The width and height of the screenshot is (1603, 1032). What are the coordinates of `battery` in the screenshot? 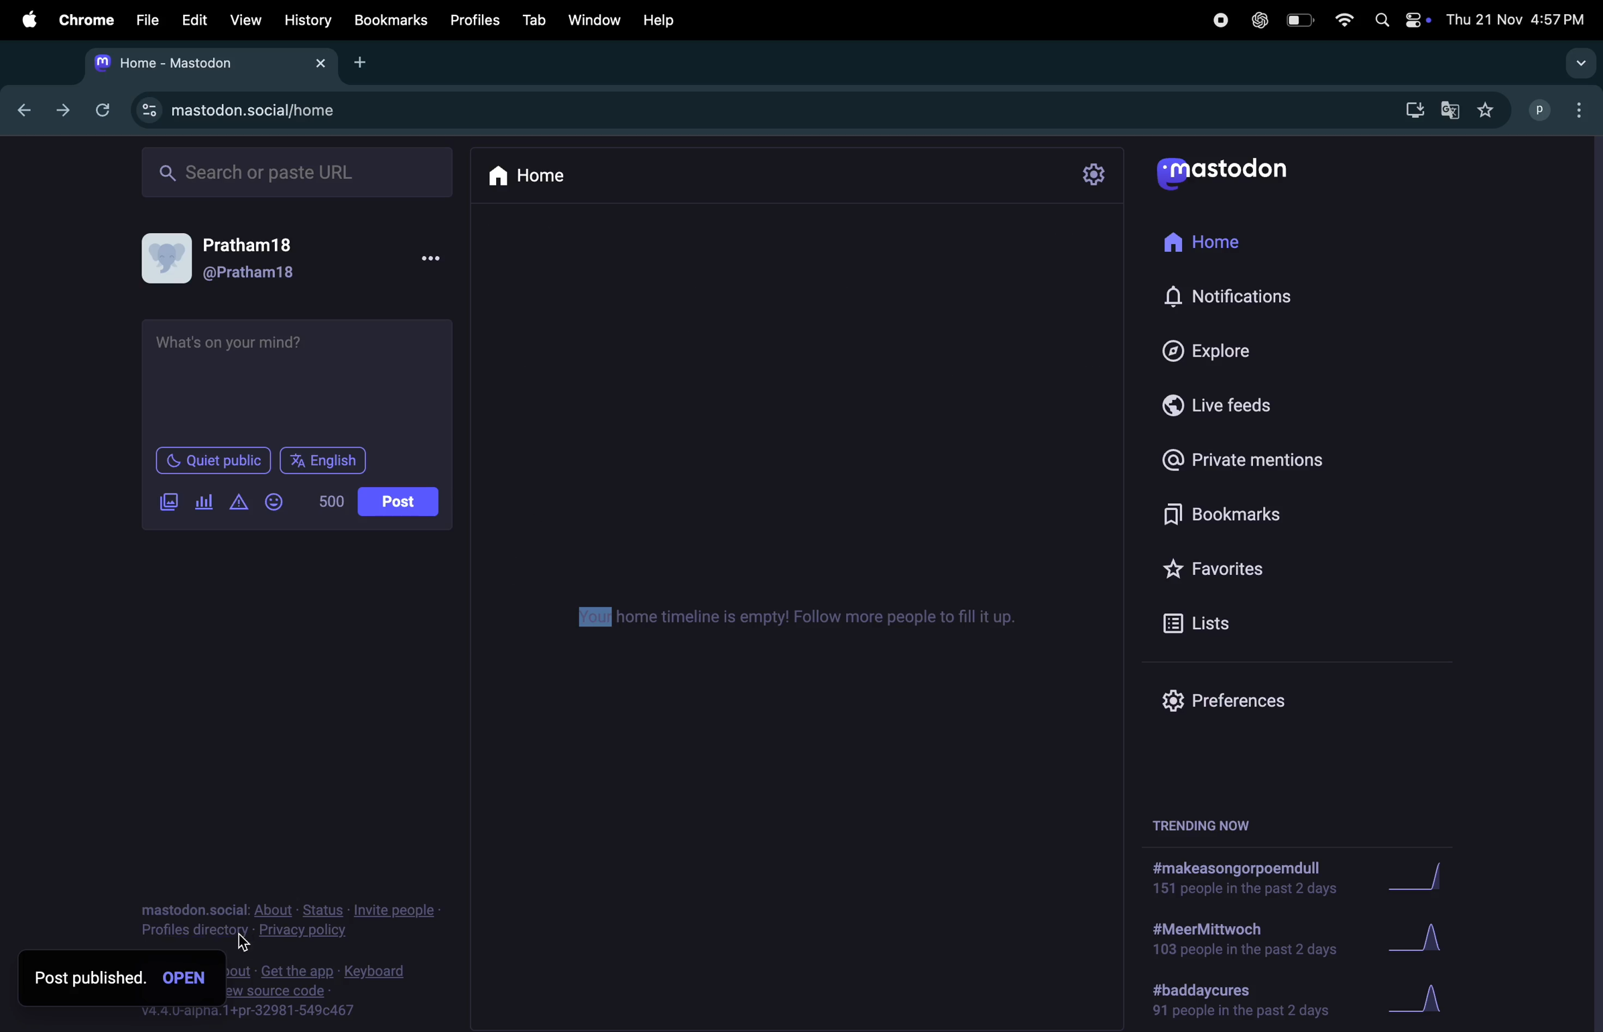 It's located at (1298, 22).